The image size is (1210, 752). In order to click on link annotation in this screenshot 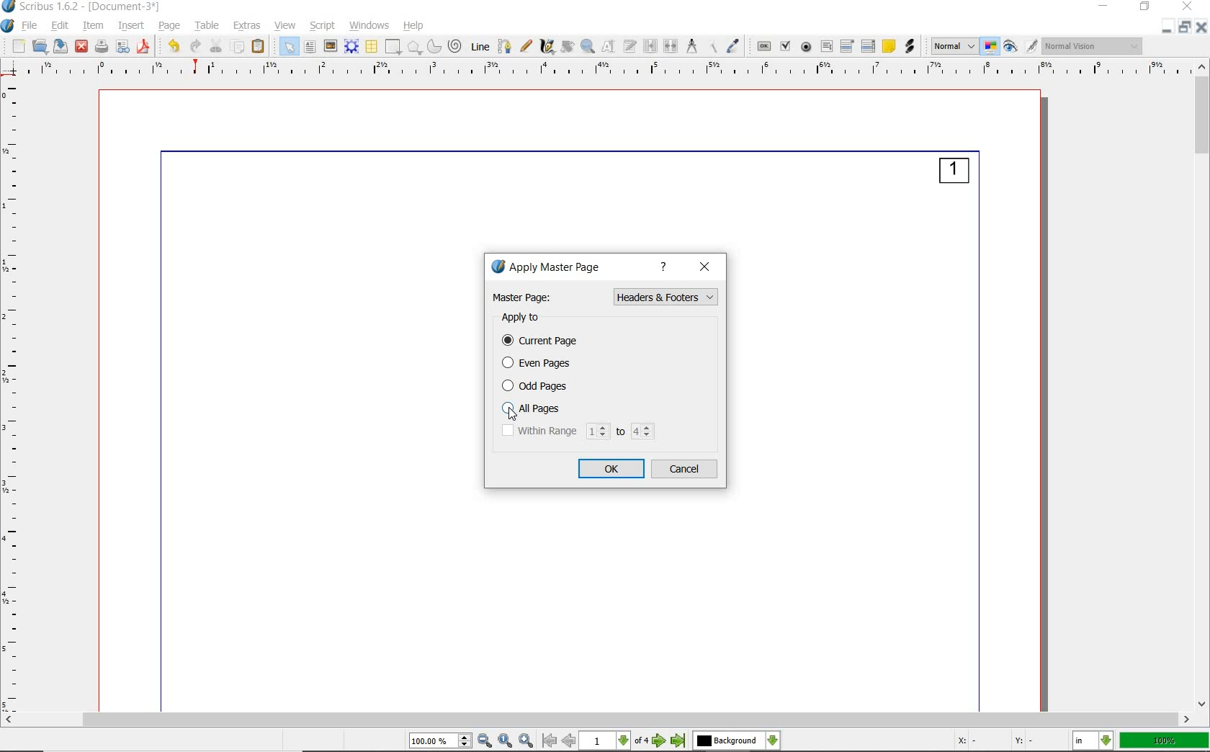, I will do `click(910, 46)`.